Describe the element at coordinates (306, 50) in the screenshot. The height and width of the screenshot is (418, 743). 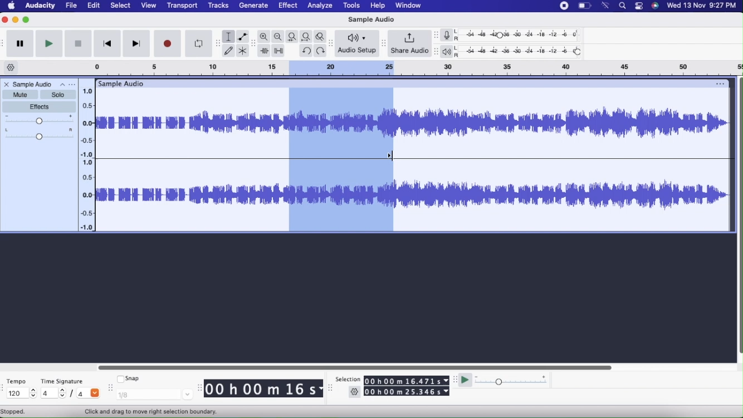
I see `Undo` at that location.